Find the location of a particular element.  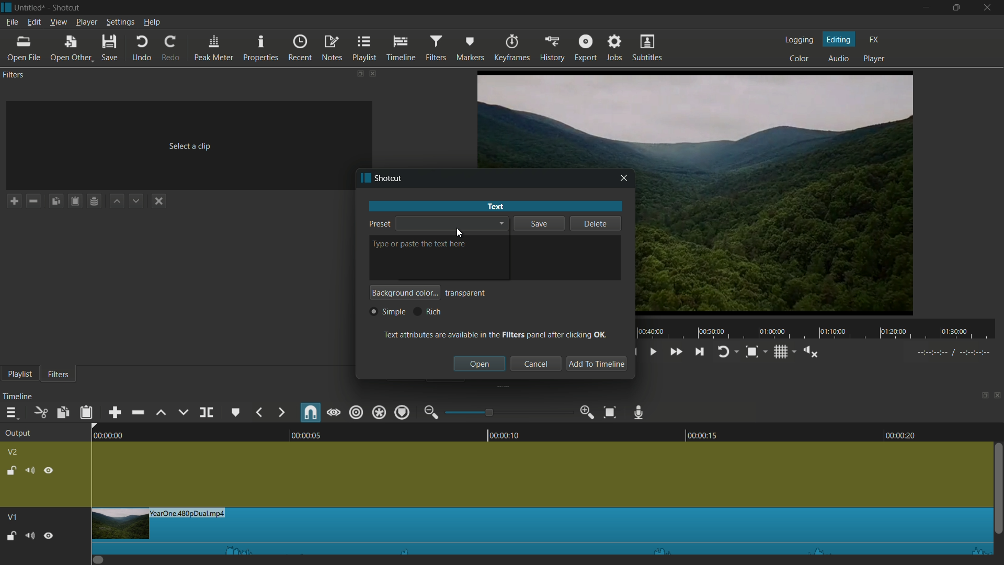

record audio is located at coordinates (640, 411).